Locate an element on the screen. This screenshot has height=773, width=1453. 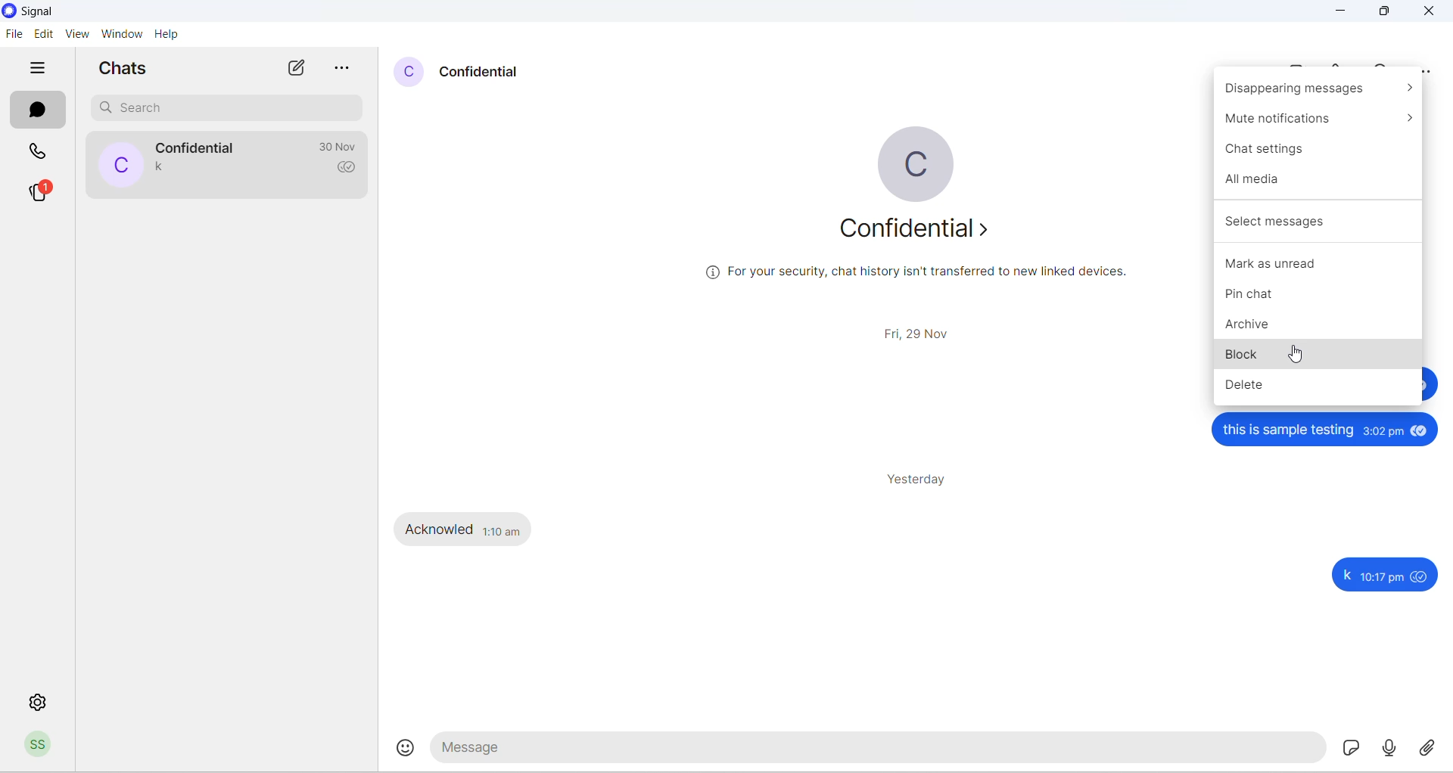
contact name is located at coordinates (197, 147).